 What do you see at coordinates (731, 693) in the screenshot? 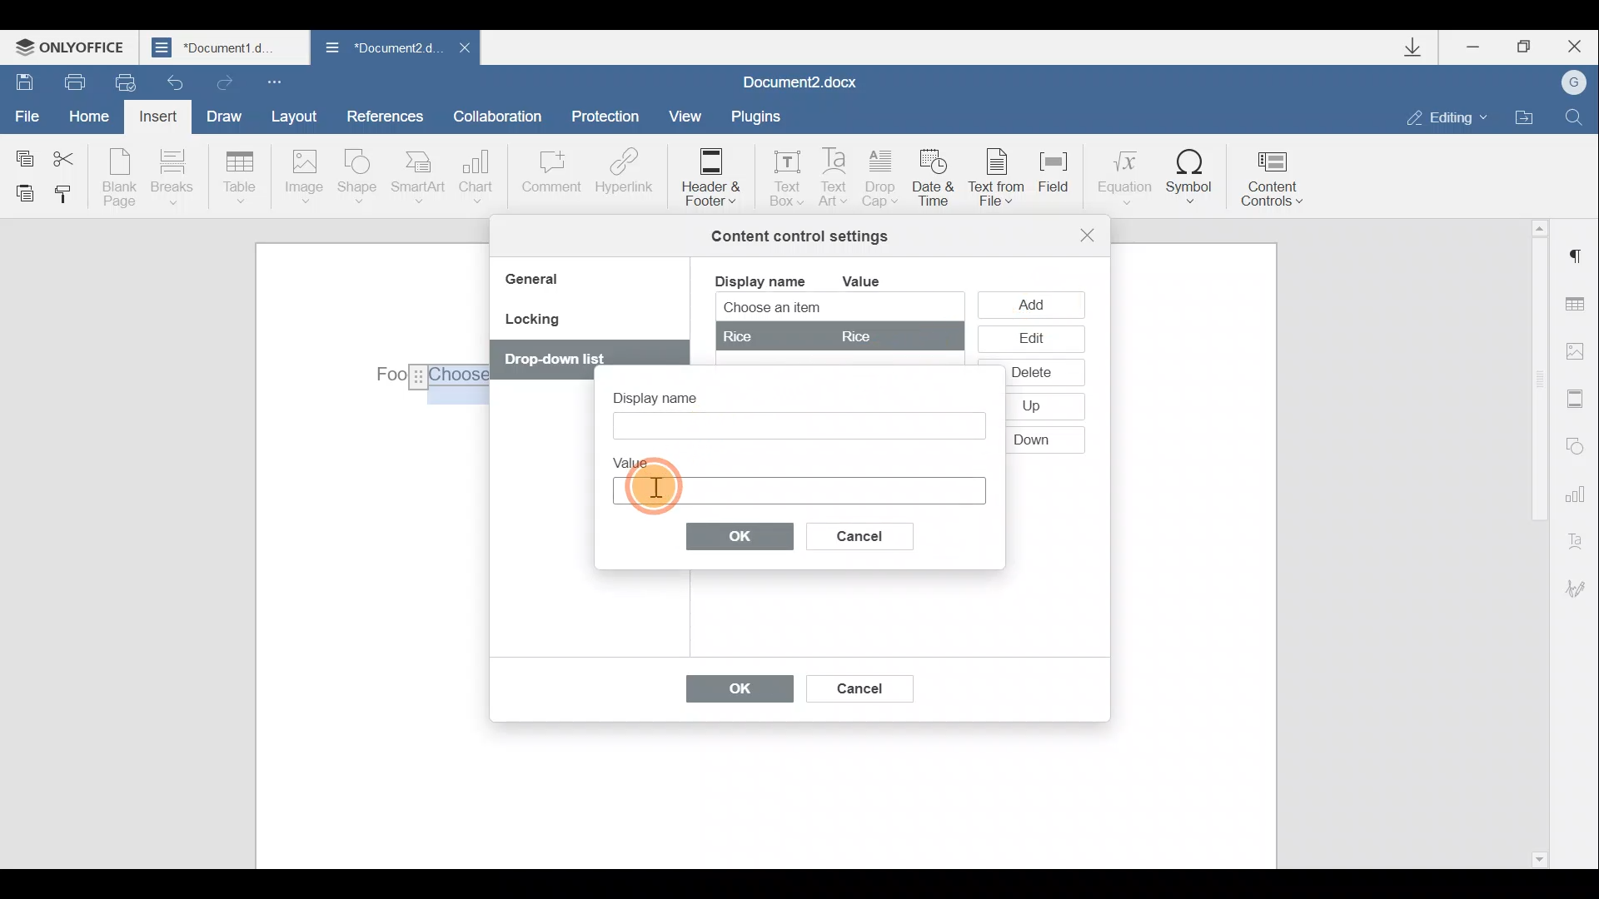
I see `OK` at bounding box center [731, 693].